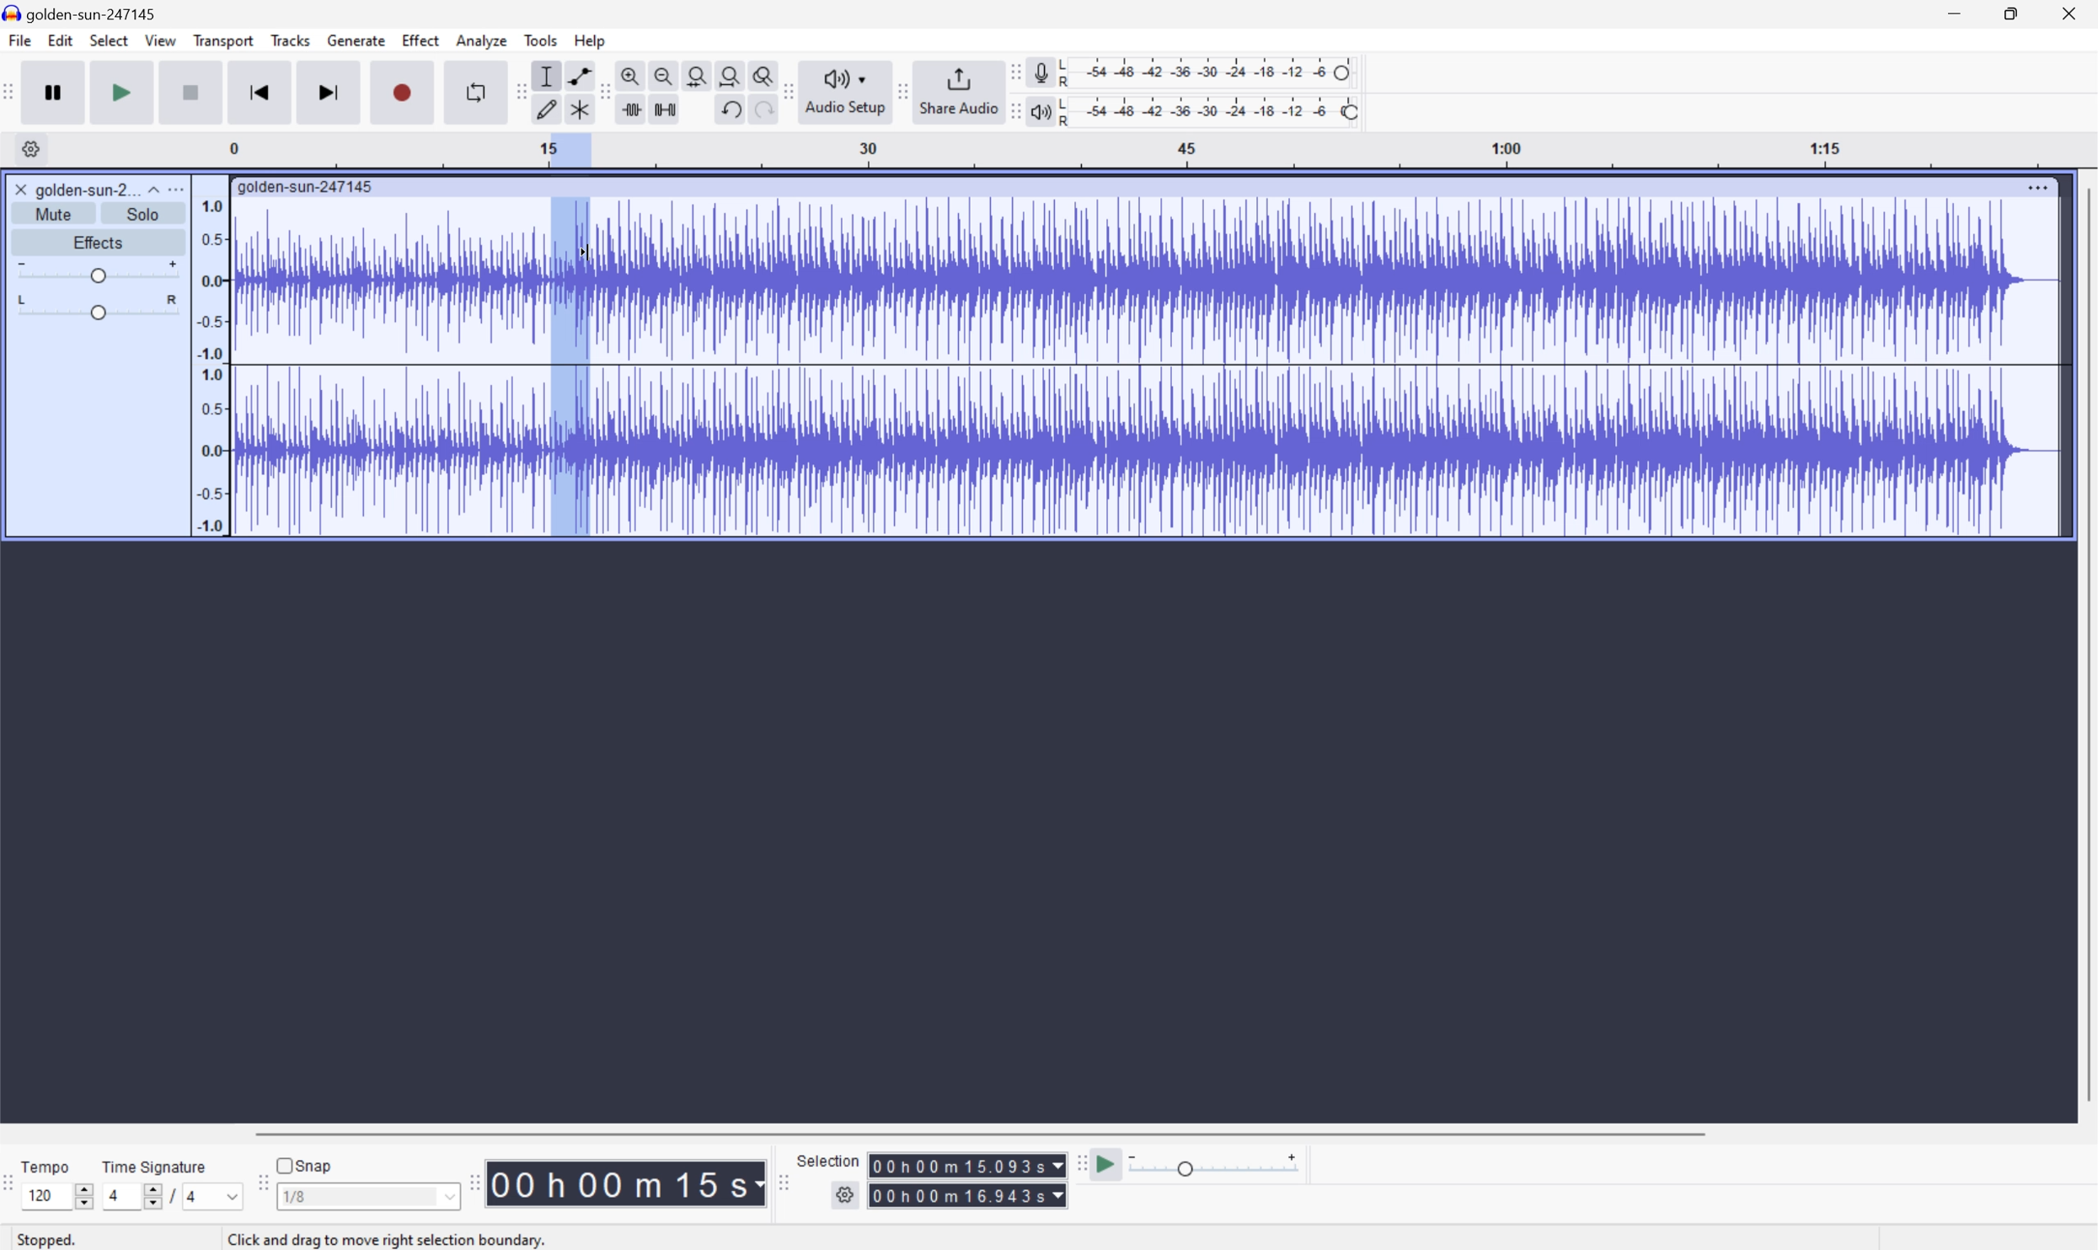 The width and height of the screenshot is (2098, 1250). What do you see at coordinates (764, 73) in the screenshot?
I see `Zoom toggle` at bounding box center [764, 73].